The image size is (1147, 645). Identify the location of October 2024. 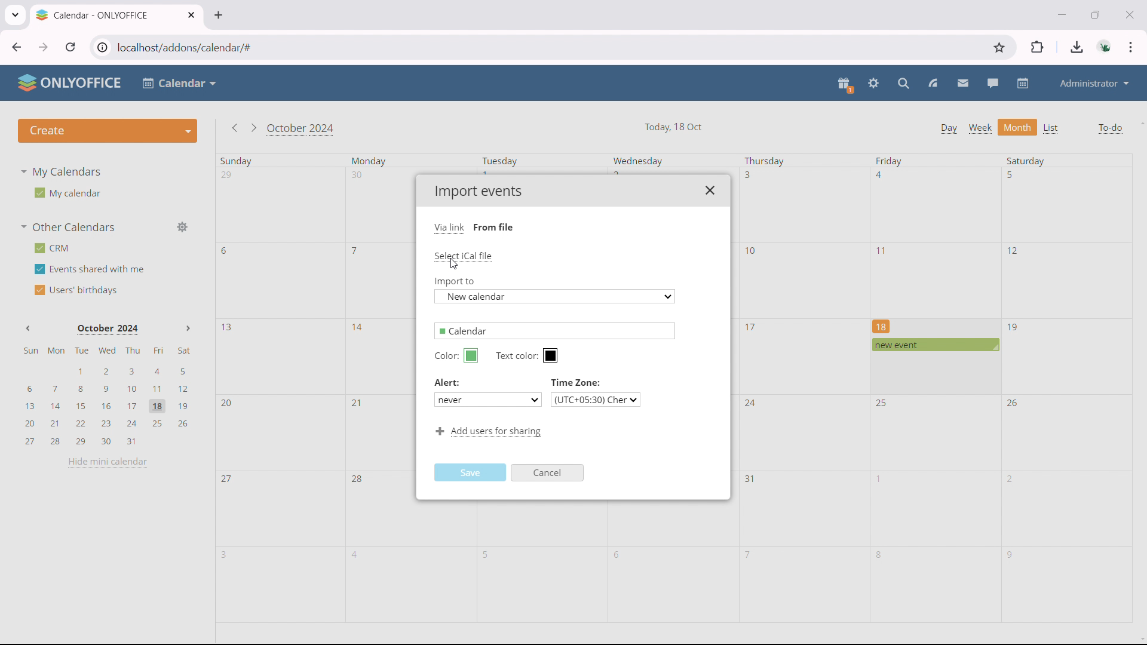
(302, 130).